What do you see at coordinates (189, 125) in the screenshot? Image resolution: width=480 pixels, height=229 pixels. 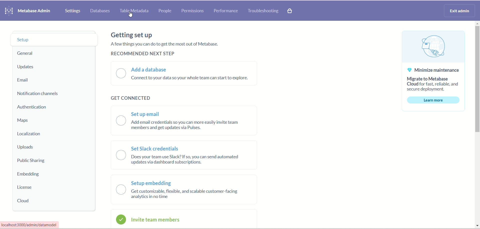 I see `‘Add email credentials so you can more easily invite team
members and get updates via Pulses.` at bounding box center [189, 125].